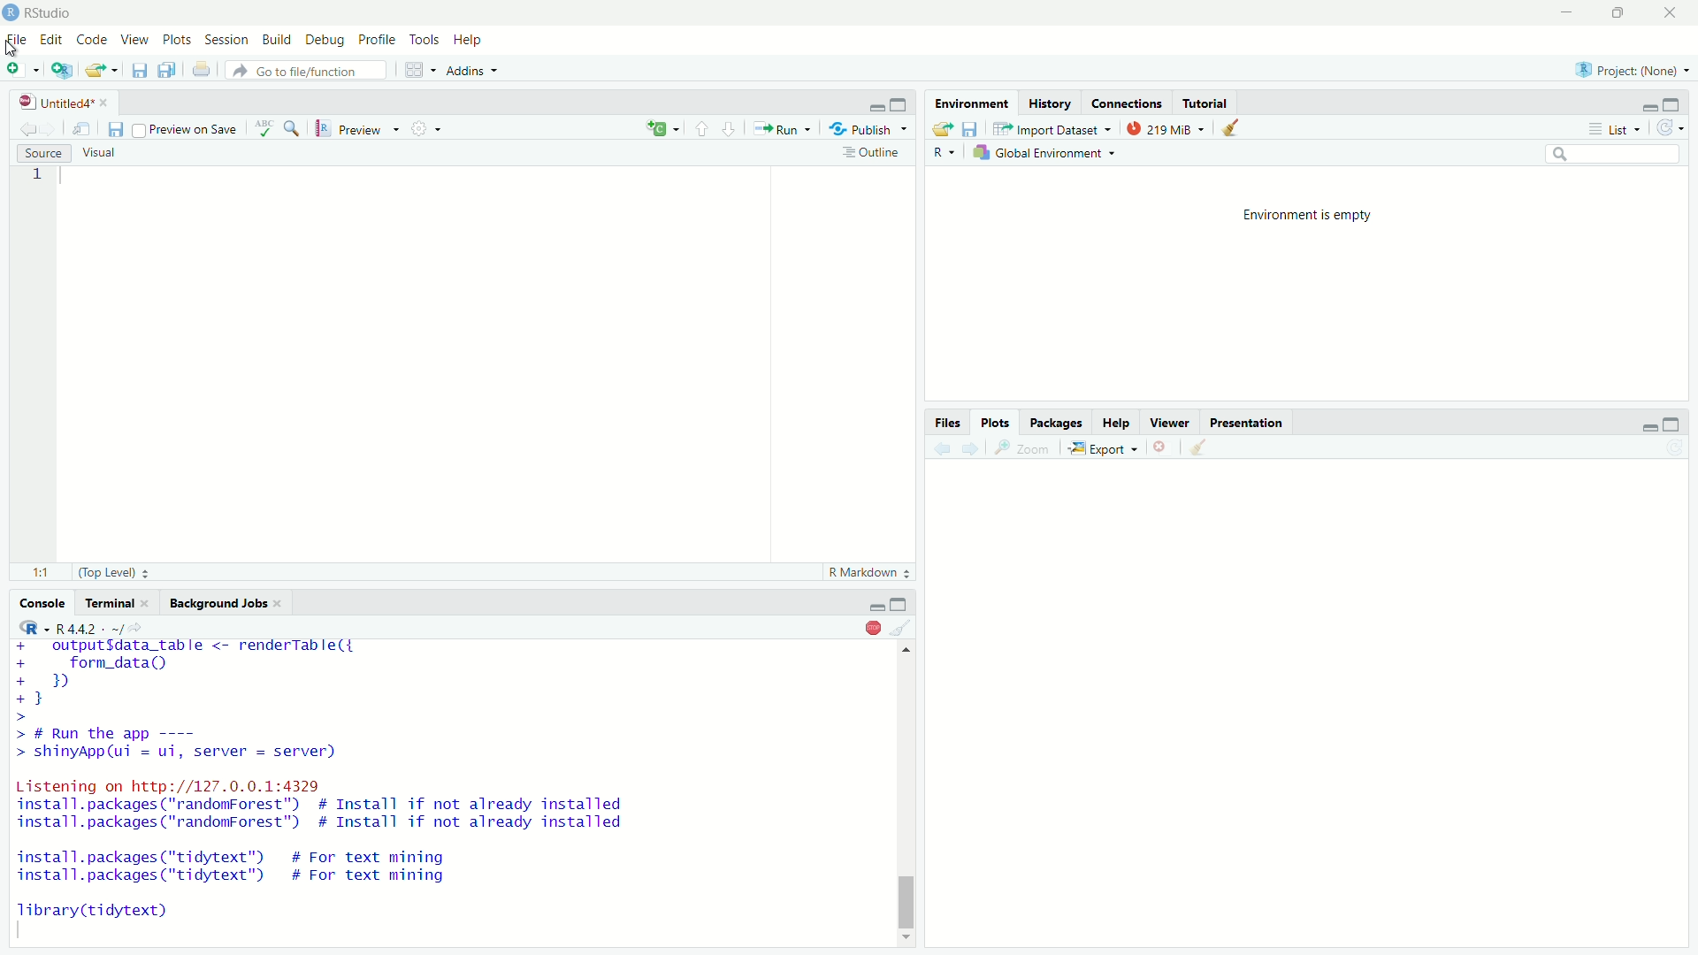  Describe the element at coordinates (135, 40) in the screenshot. I see `View` at that location.